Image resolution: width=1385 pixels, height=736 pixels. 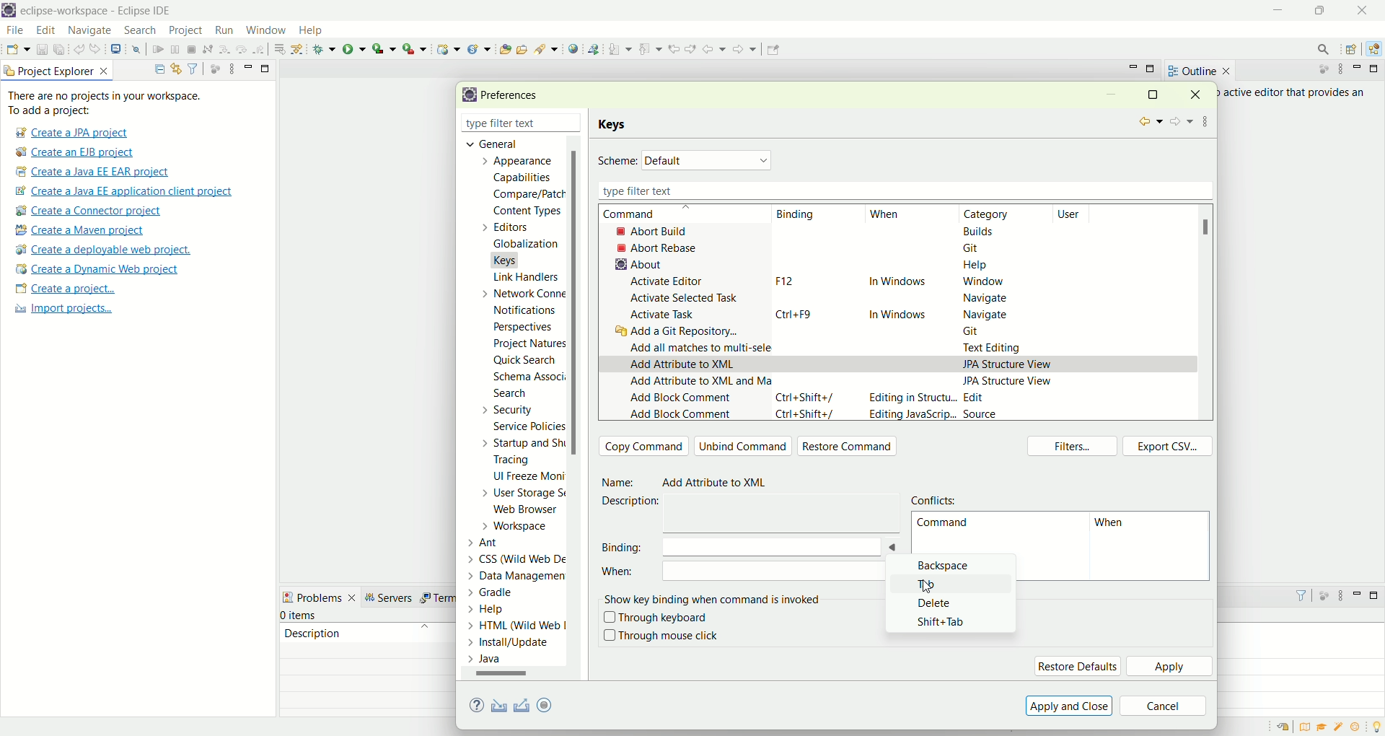 I want to click on next edit location, so click(x=692, y=48).